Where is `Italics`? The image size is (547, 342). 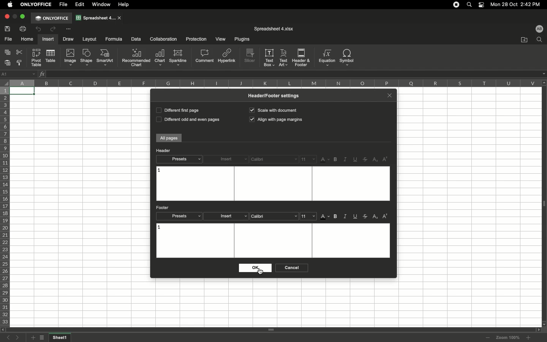
Italics is located at coordinates (345, 160).